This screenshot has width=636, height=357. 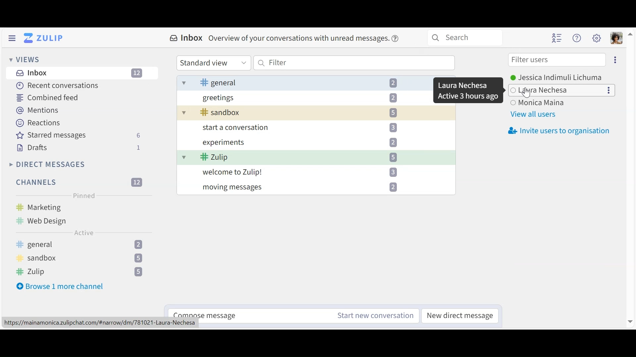 I want to click on more options, so click(x=615, y=60).